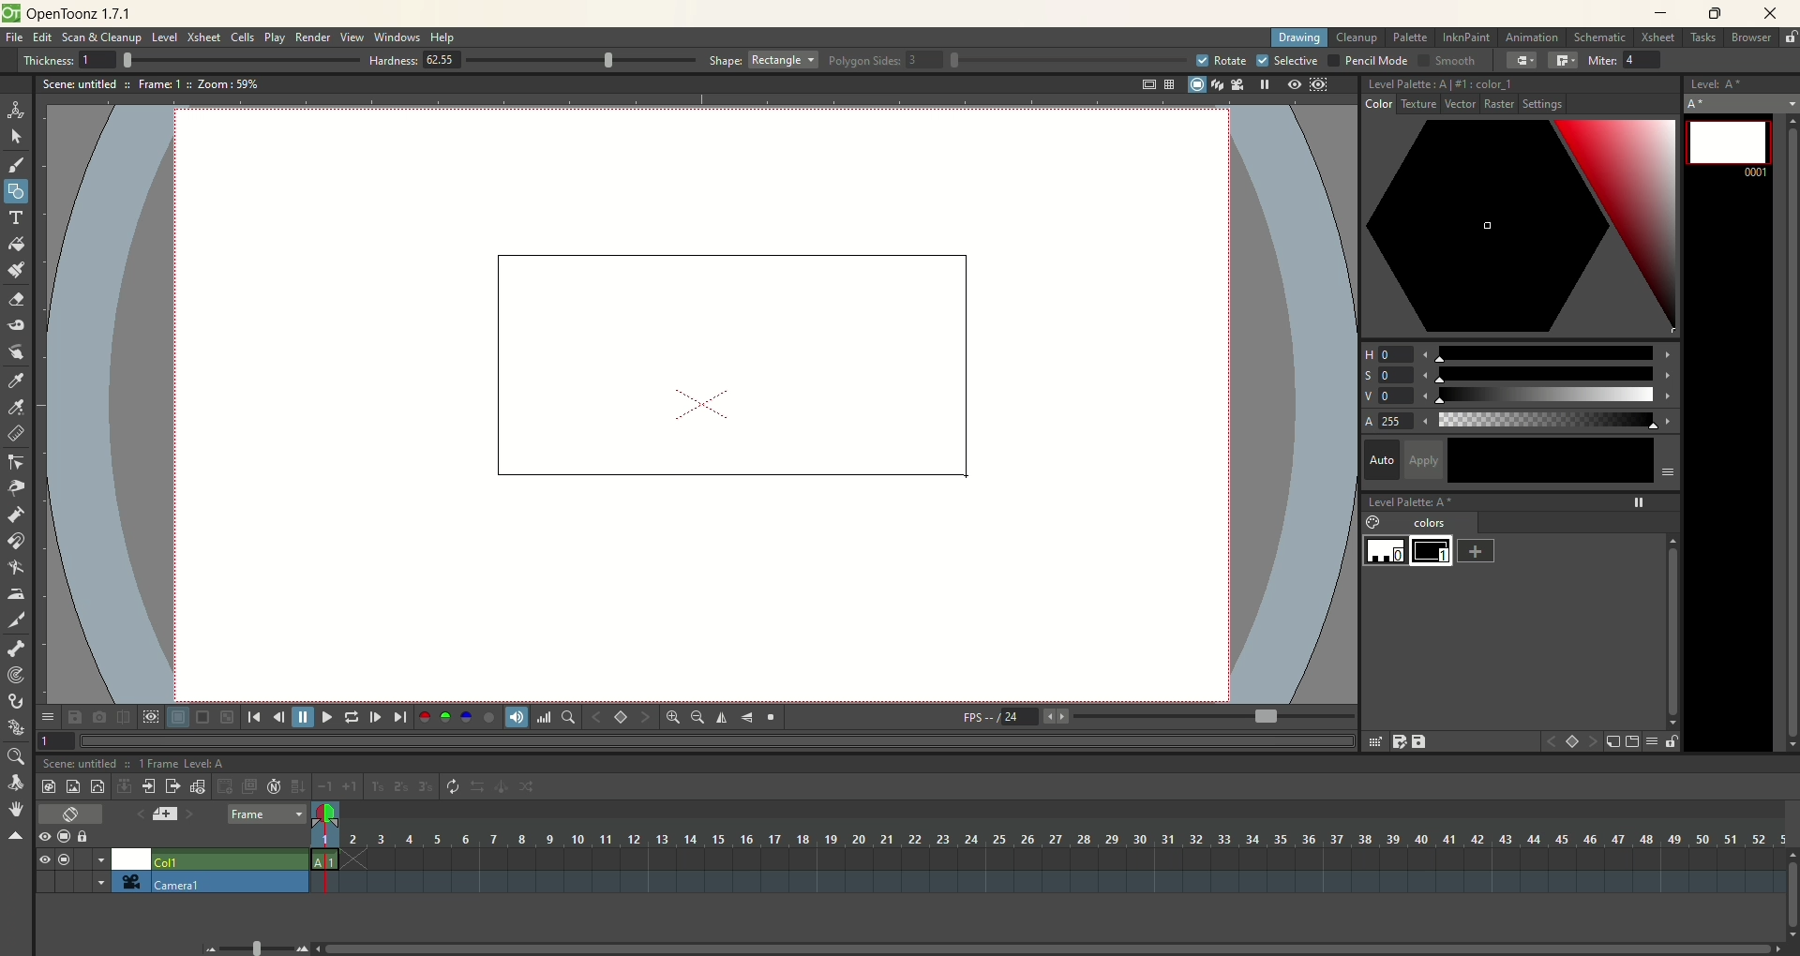 This screenshot has width=1800, height=956. I want to click on zoom out, so click(697, 719).